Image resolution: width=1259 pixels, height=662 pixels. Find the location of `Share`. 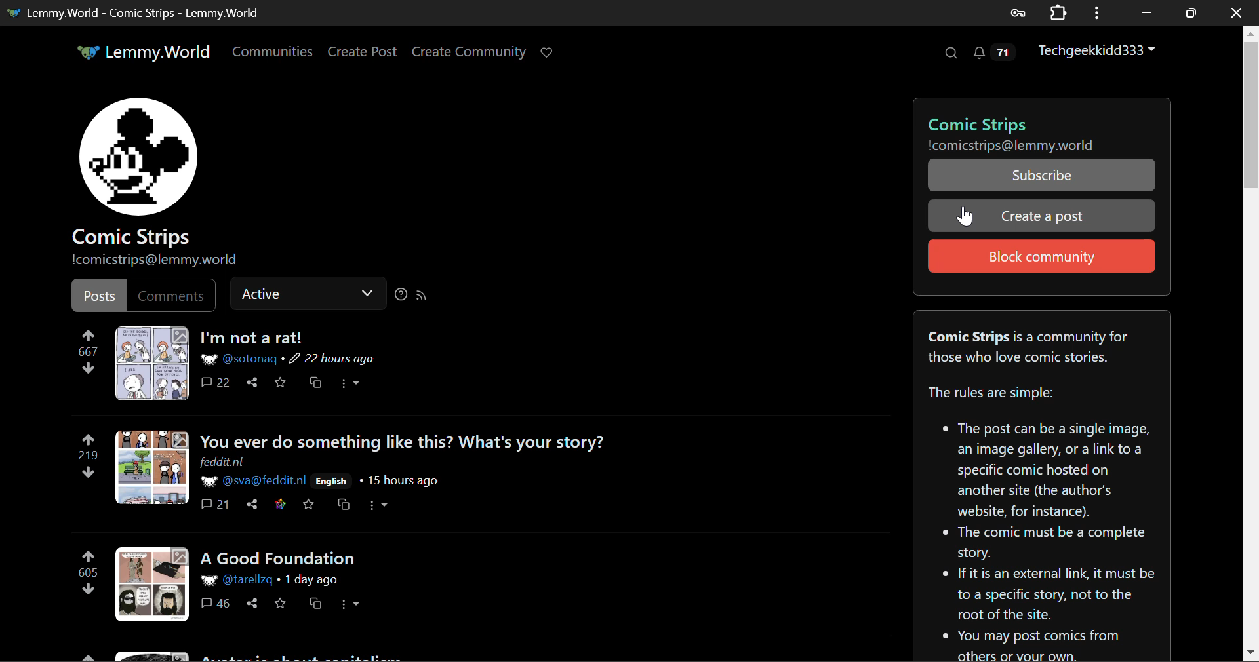

Share is located at coordinates (254, 602).